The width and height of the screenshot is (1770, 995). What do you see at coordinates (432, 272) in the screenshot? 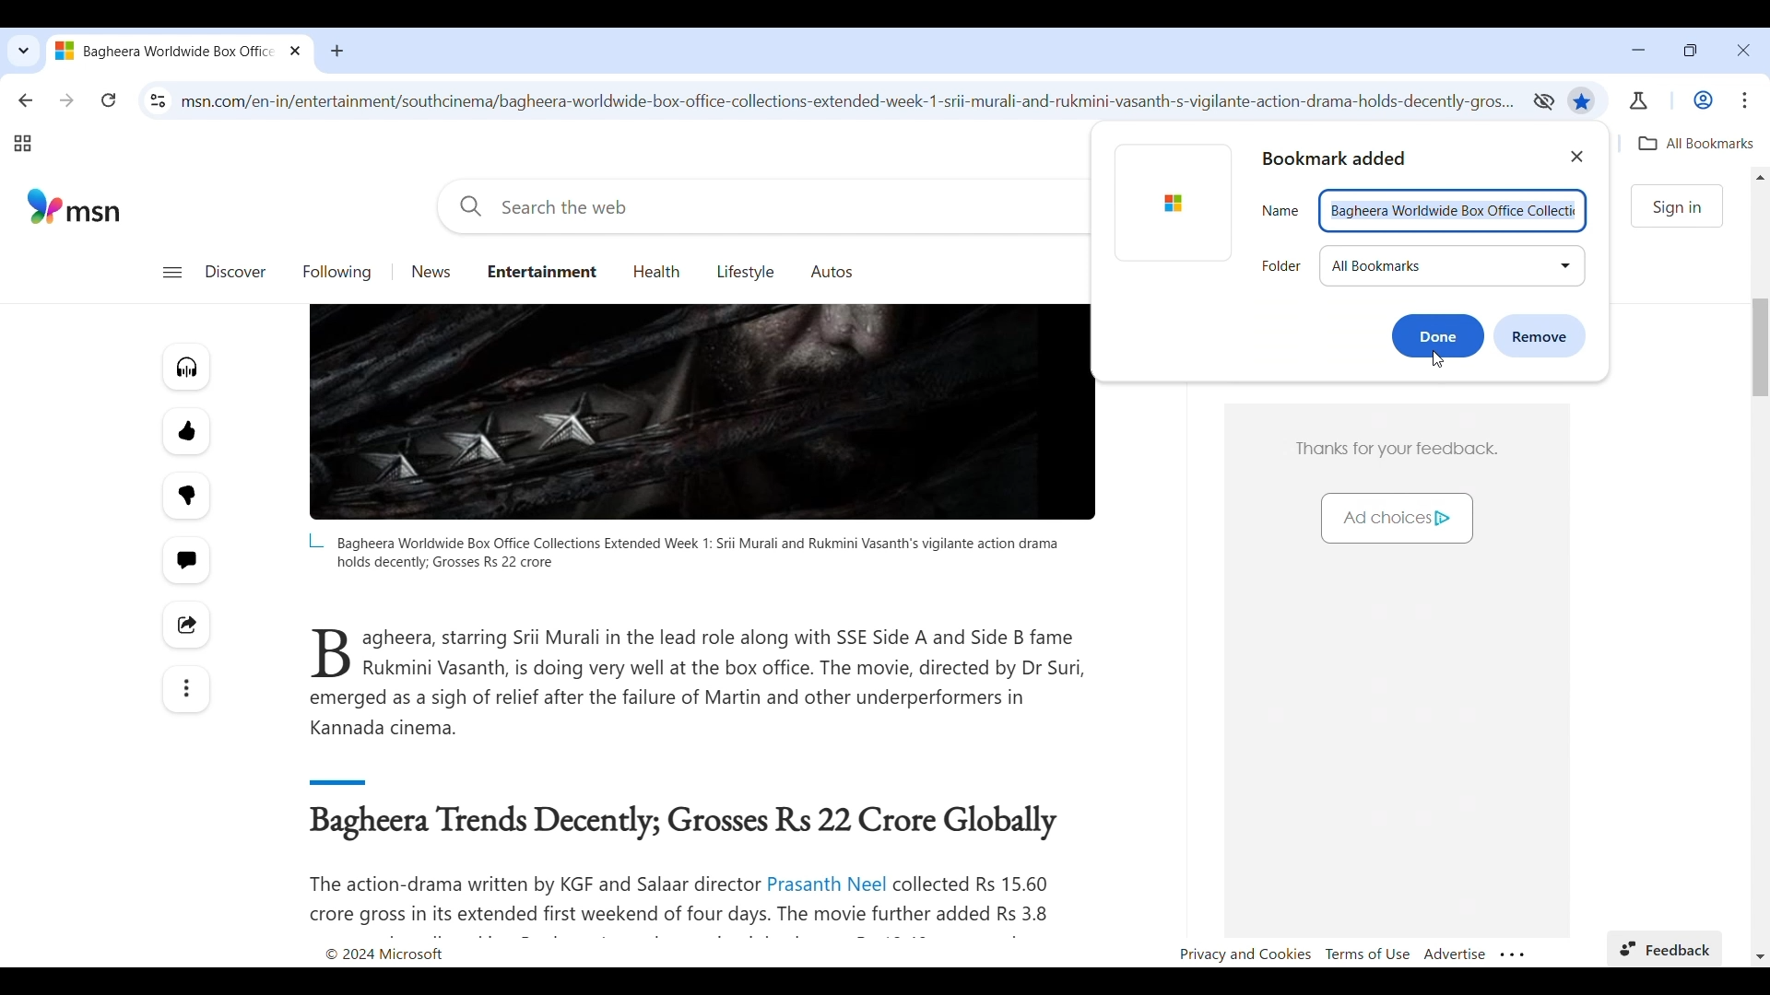
I see `Go to news page` at bounding box center [432, 272].